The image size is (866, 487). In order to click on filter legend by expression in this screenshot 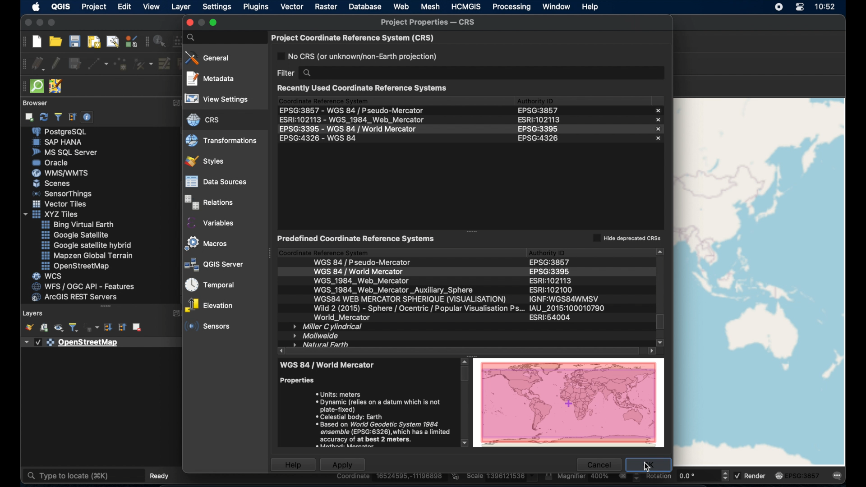, I will do `click(93, 327)`.